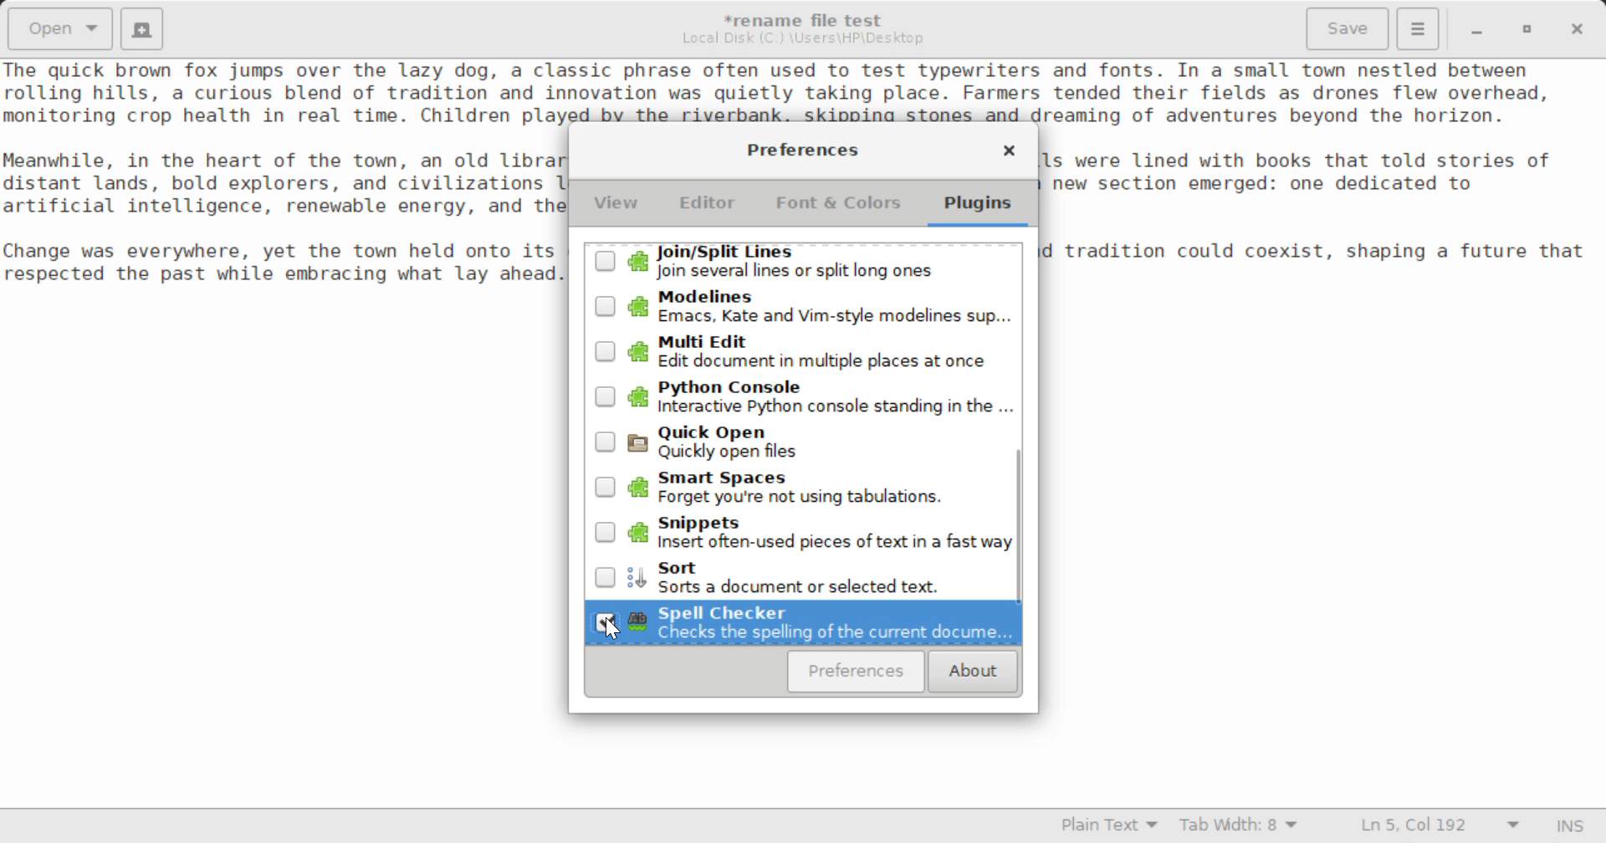 Image resolution: width=1606 pixels, height=843 pixels. I want to click on Plugins Tab Selected, so click(982, 209).